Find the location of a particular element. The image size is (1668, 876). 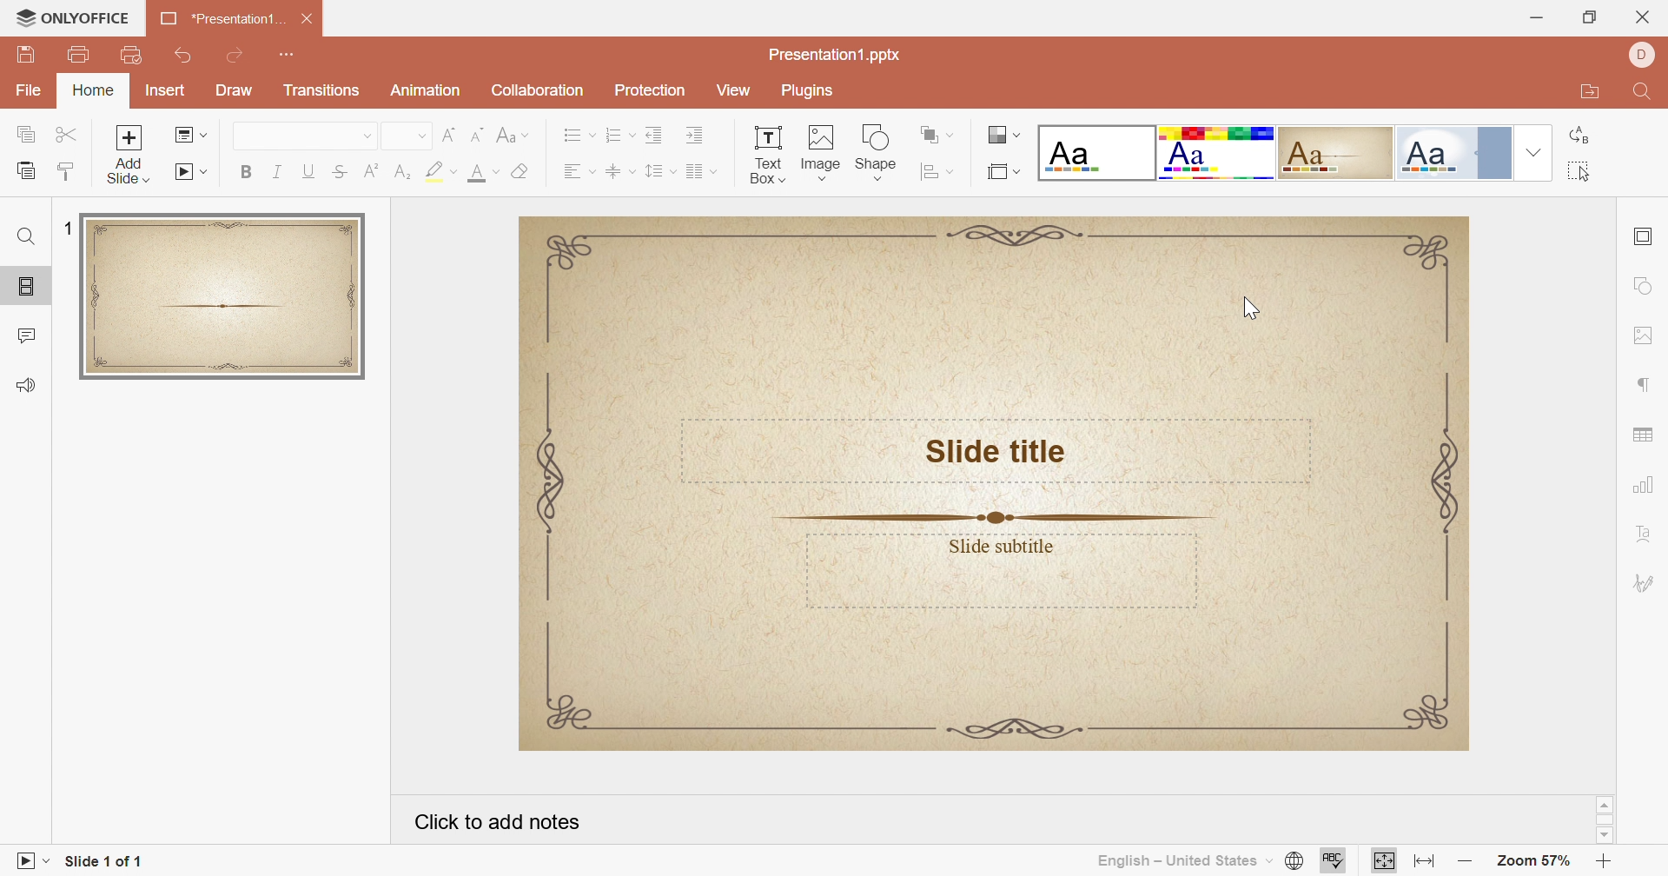

Drop Down is located at coordinates (203, 134).